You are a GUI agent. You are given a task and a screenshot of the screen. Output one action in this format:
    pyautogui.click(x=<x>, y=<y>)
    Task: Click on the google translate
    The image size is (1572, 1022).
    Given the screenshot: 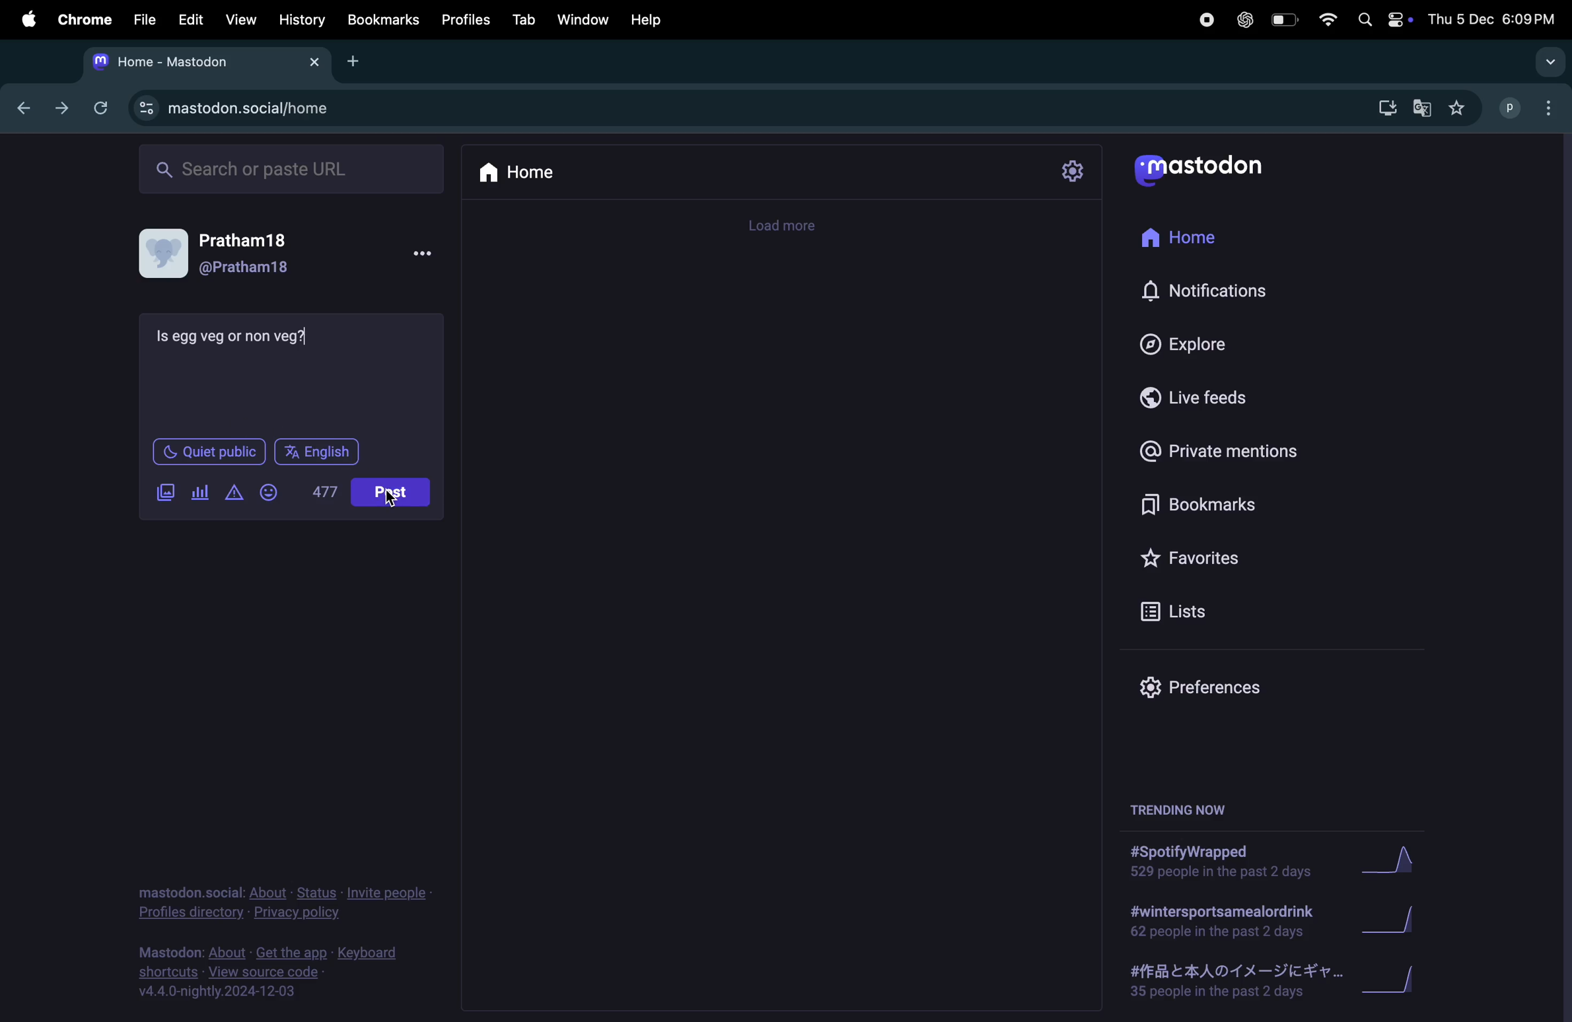 What is the action you would take?
    pyautogui.click(x=1426, y=110)
    